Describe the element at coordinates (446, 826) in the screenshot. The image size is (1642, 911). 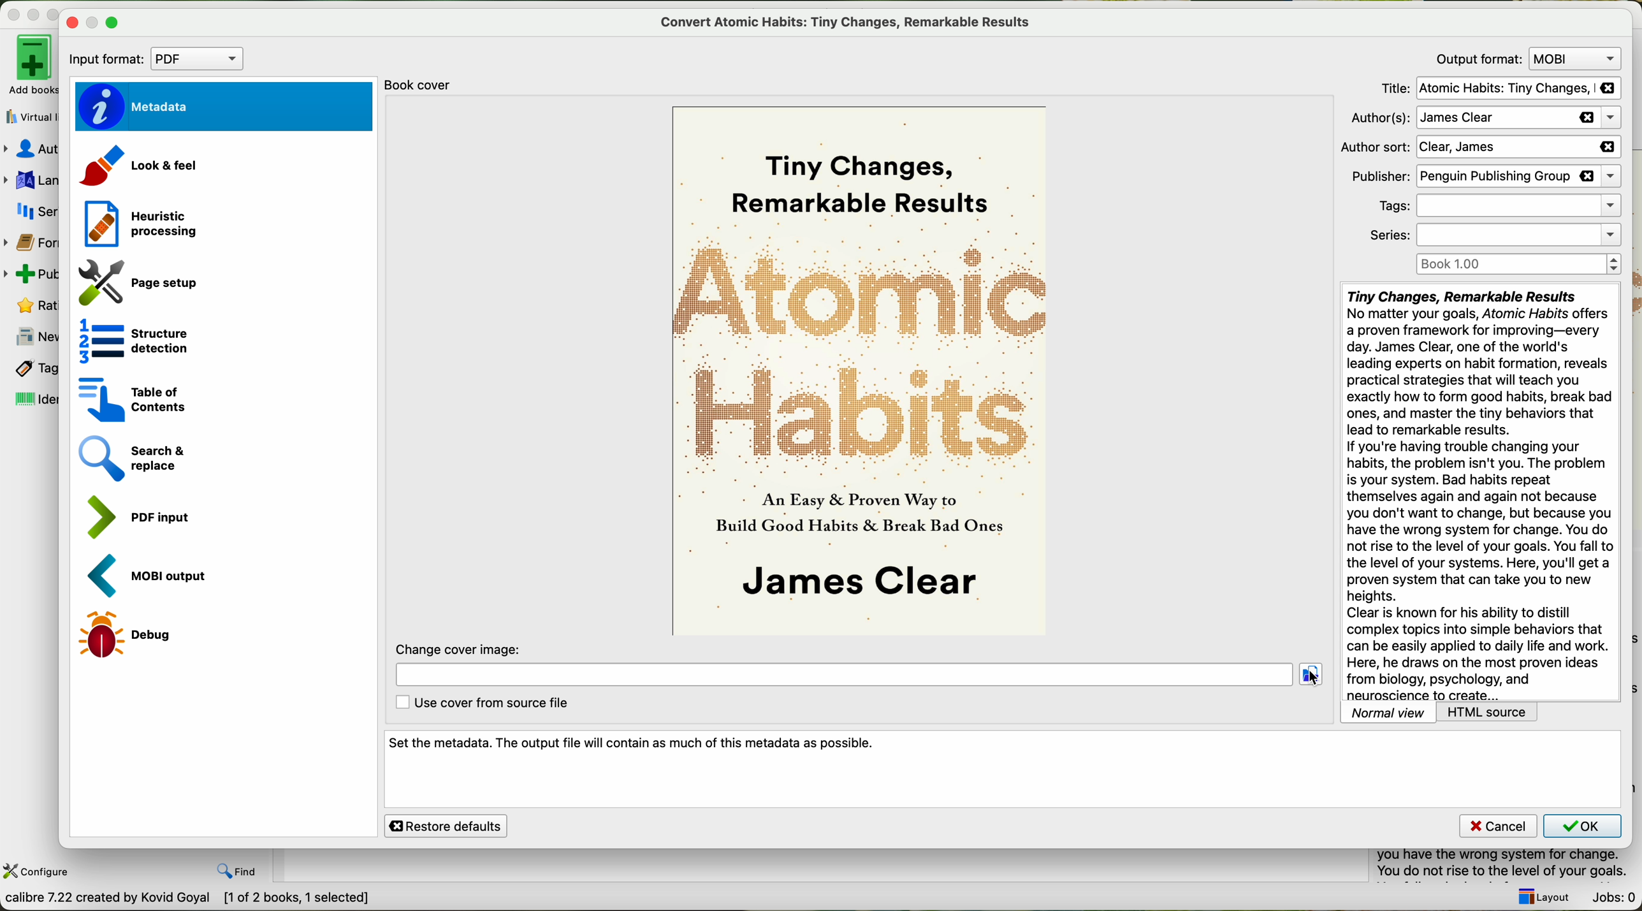
I see `restore defaults` at that location.